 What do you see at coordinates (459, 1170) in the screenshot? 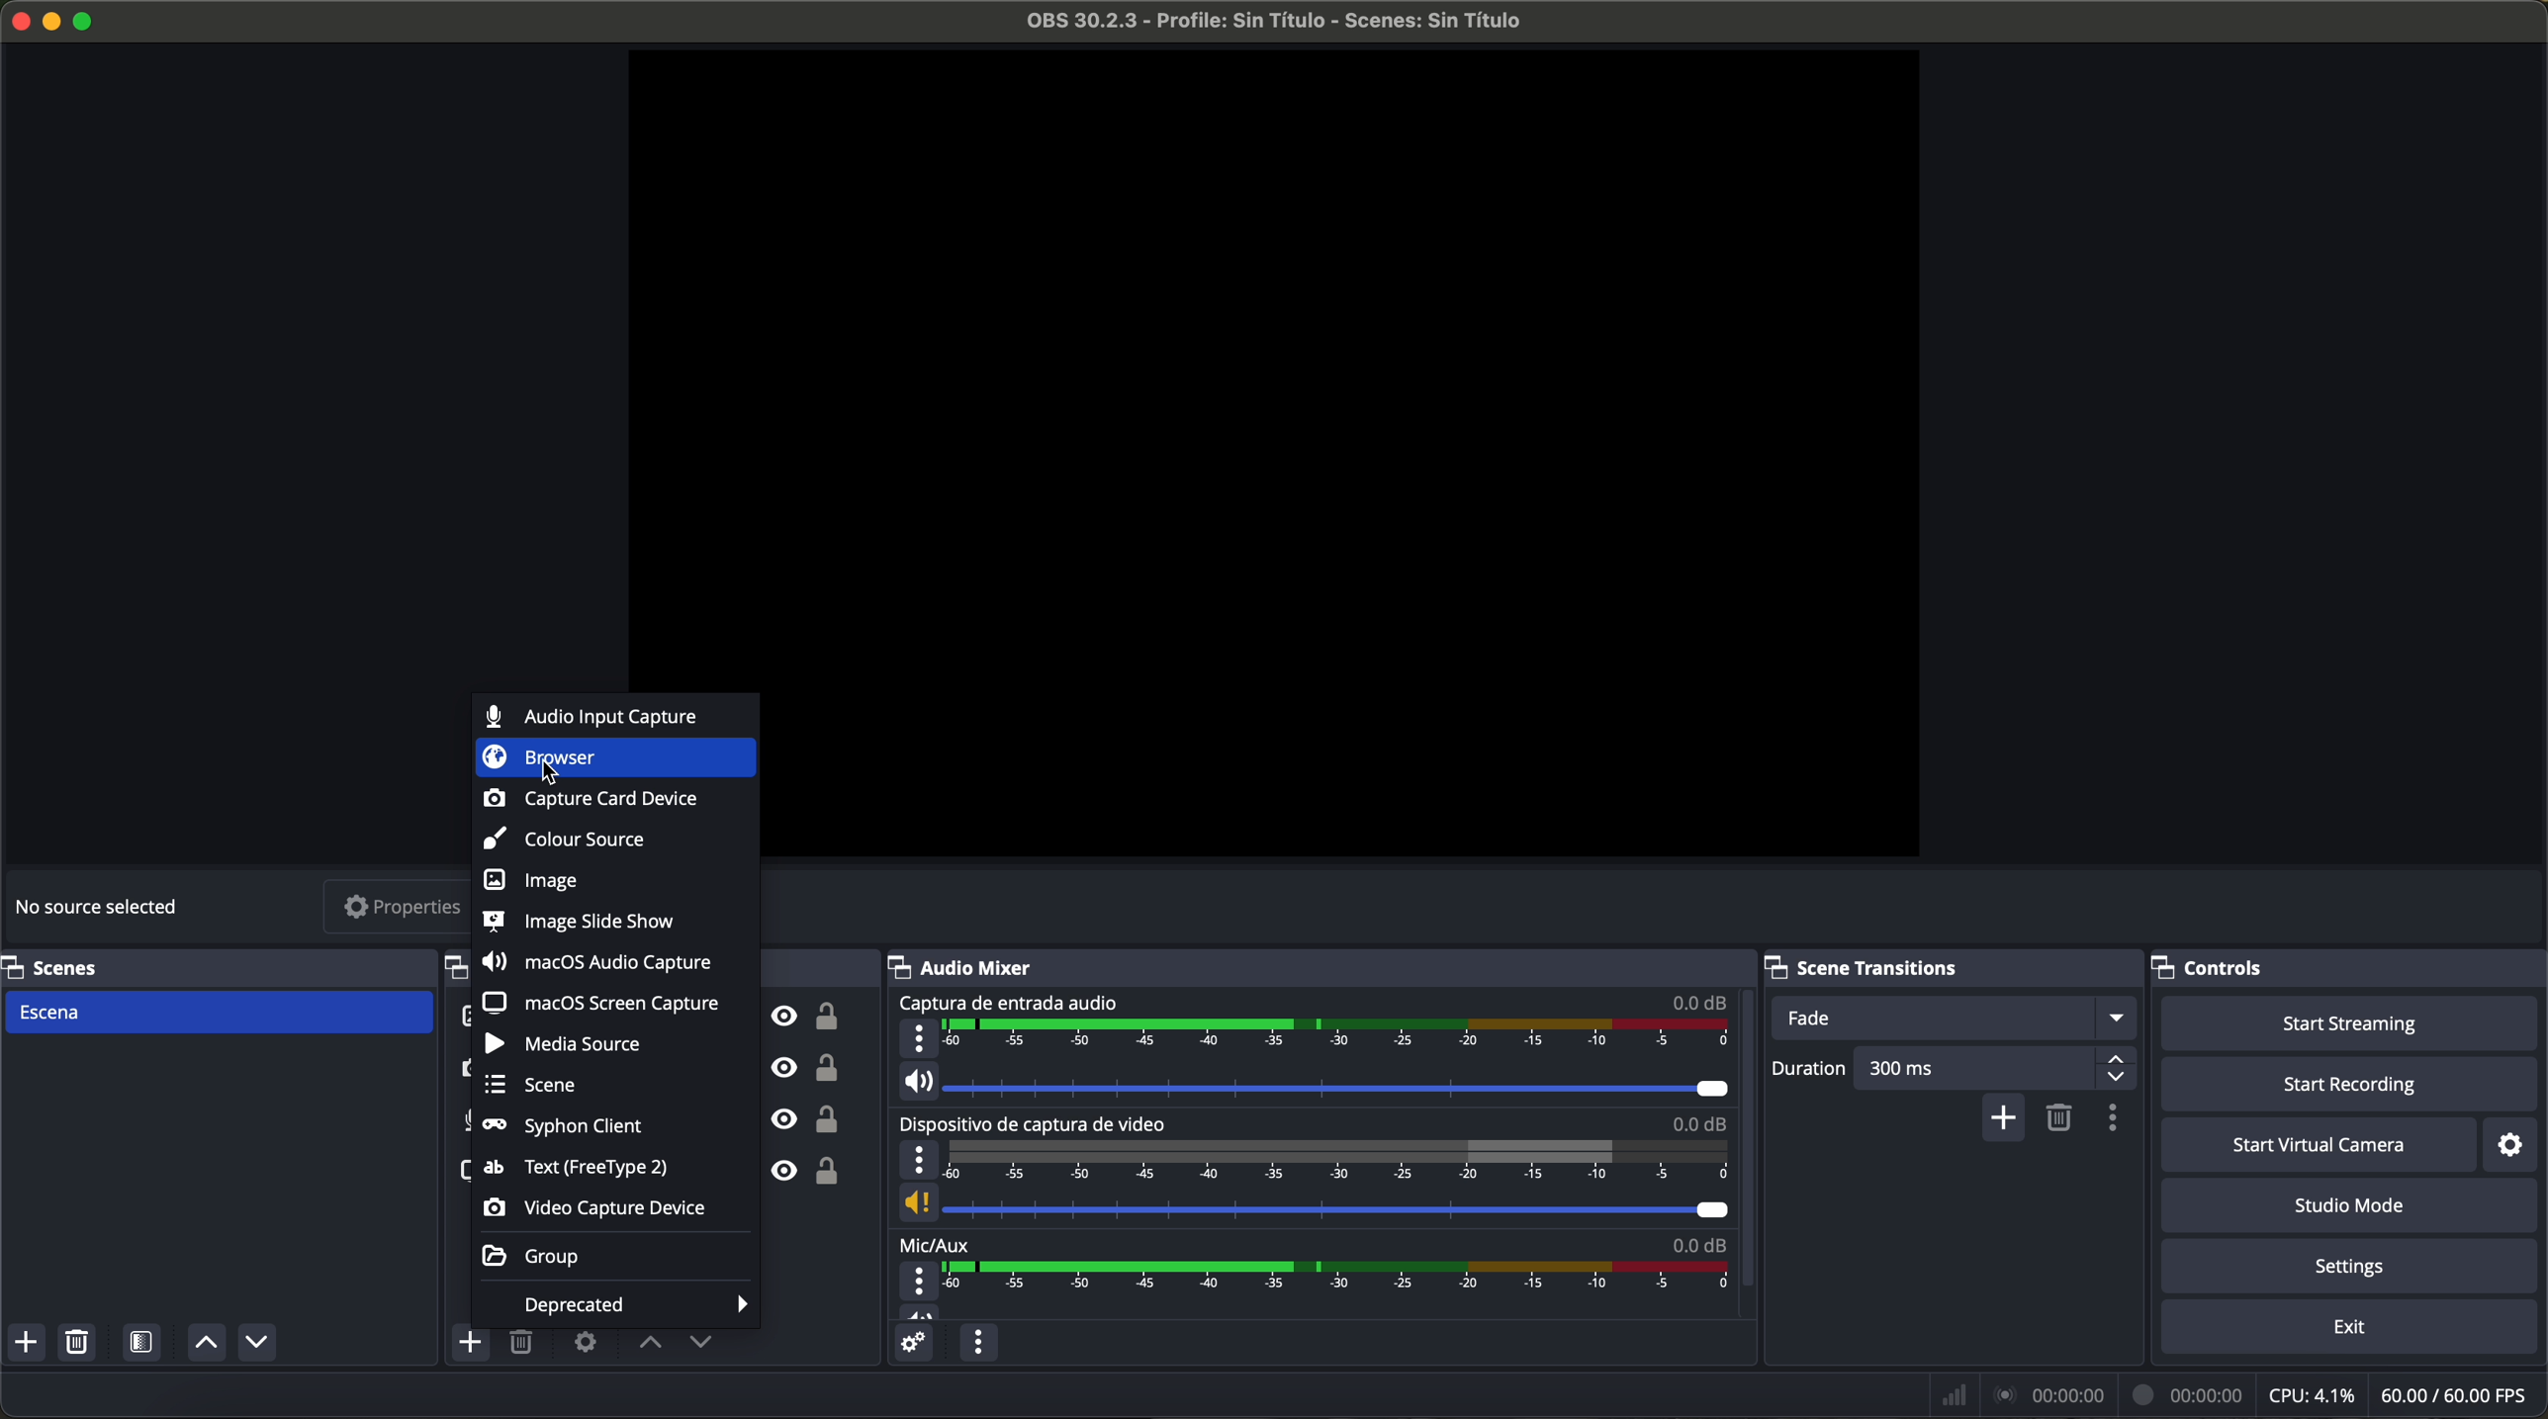
I see `screenshot` at bounding box center [459, 1170].